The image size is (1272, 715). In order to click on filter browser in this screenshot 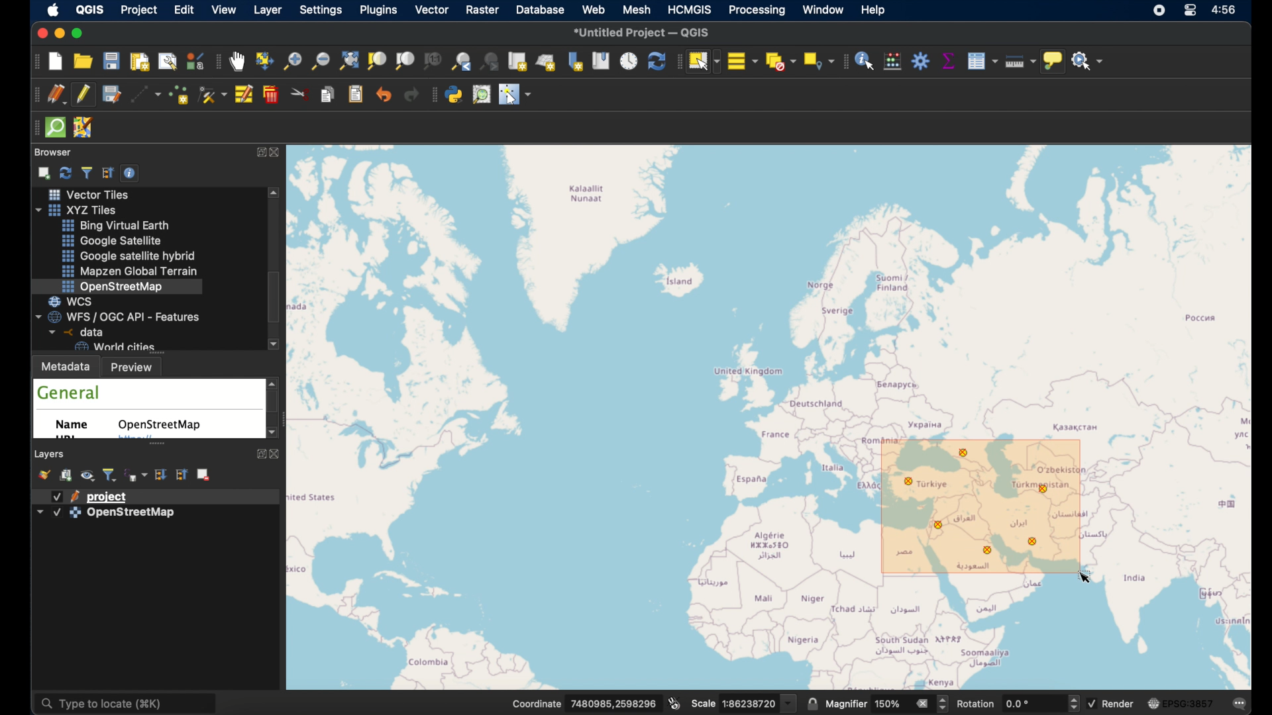, I will do `click(86, 171)`.